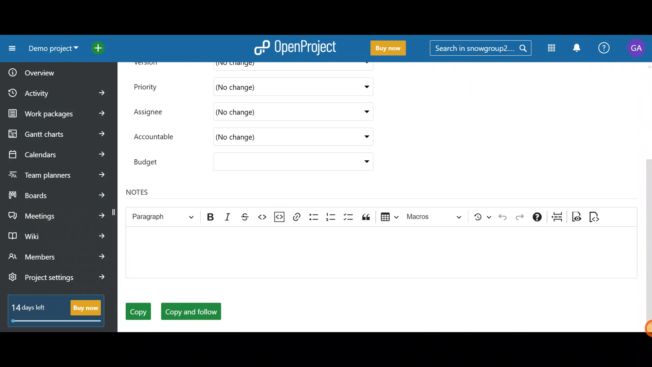 This screenshot has width=652, height=367. I want to click on Priority, so click(150, 87).